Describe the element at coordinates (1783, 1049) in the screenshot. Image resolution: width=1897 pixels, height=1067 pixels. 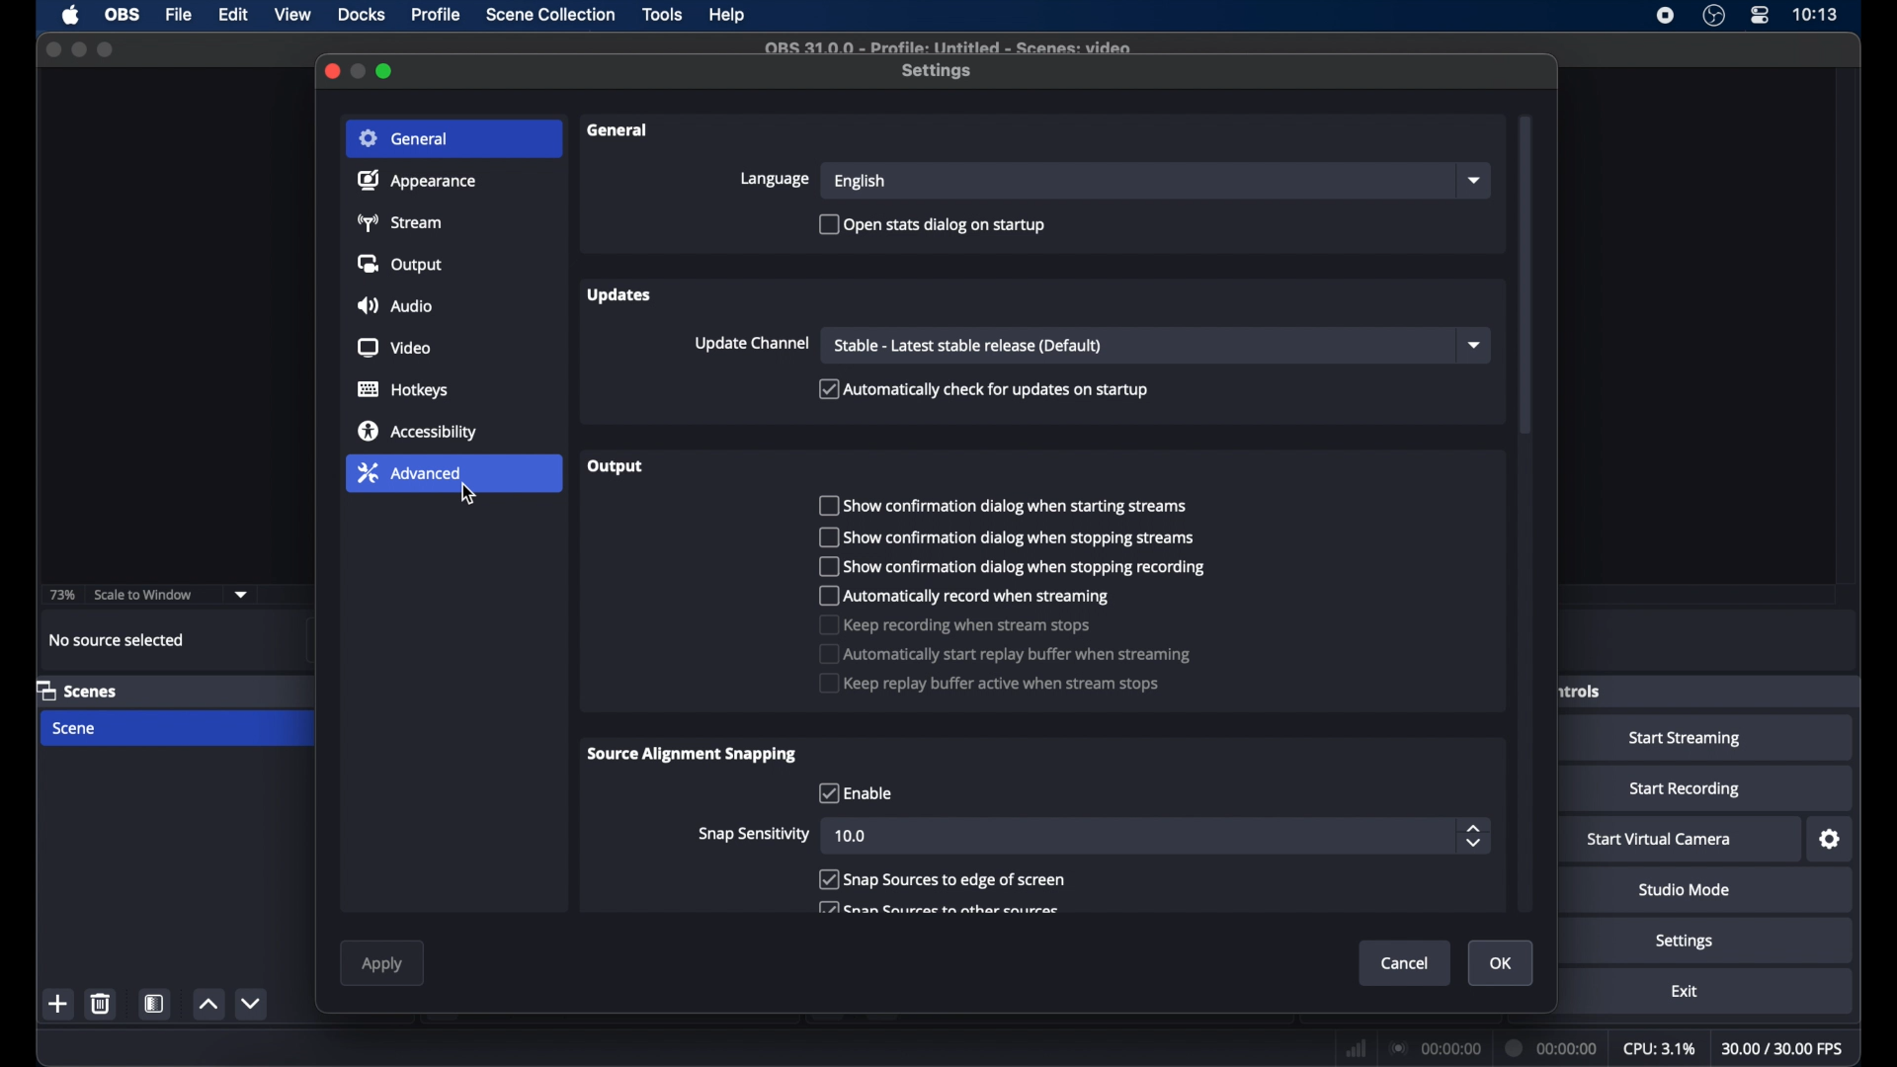
I see `fps` at that location.